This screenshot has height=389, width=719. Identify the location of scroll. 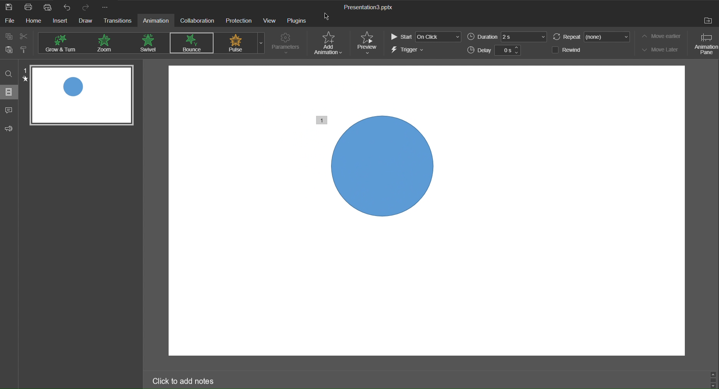
(713, 379).